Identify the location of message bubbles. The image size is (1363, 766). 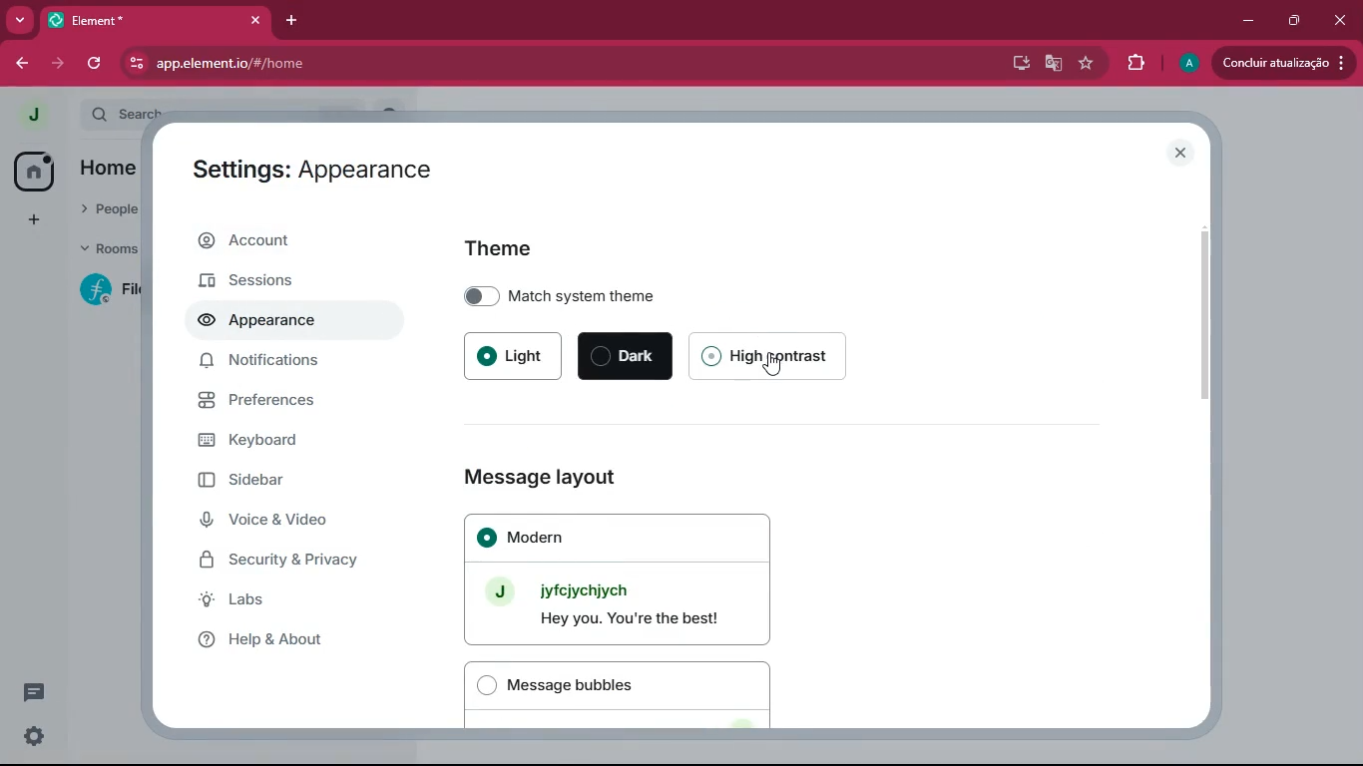
(630, 692).